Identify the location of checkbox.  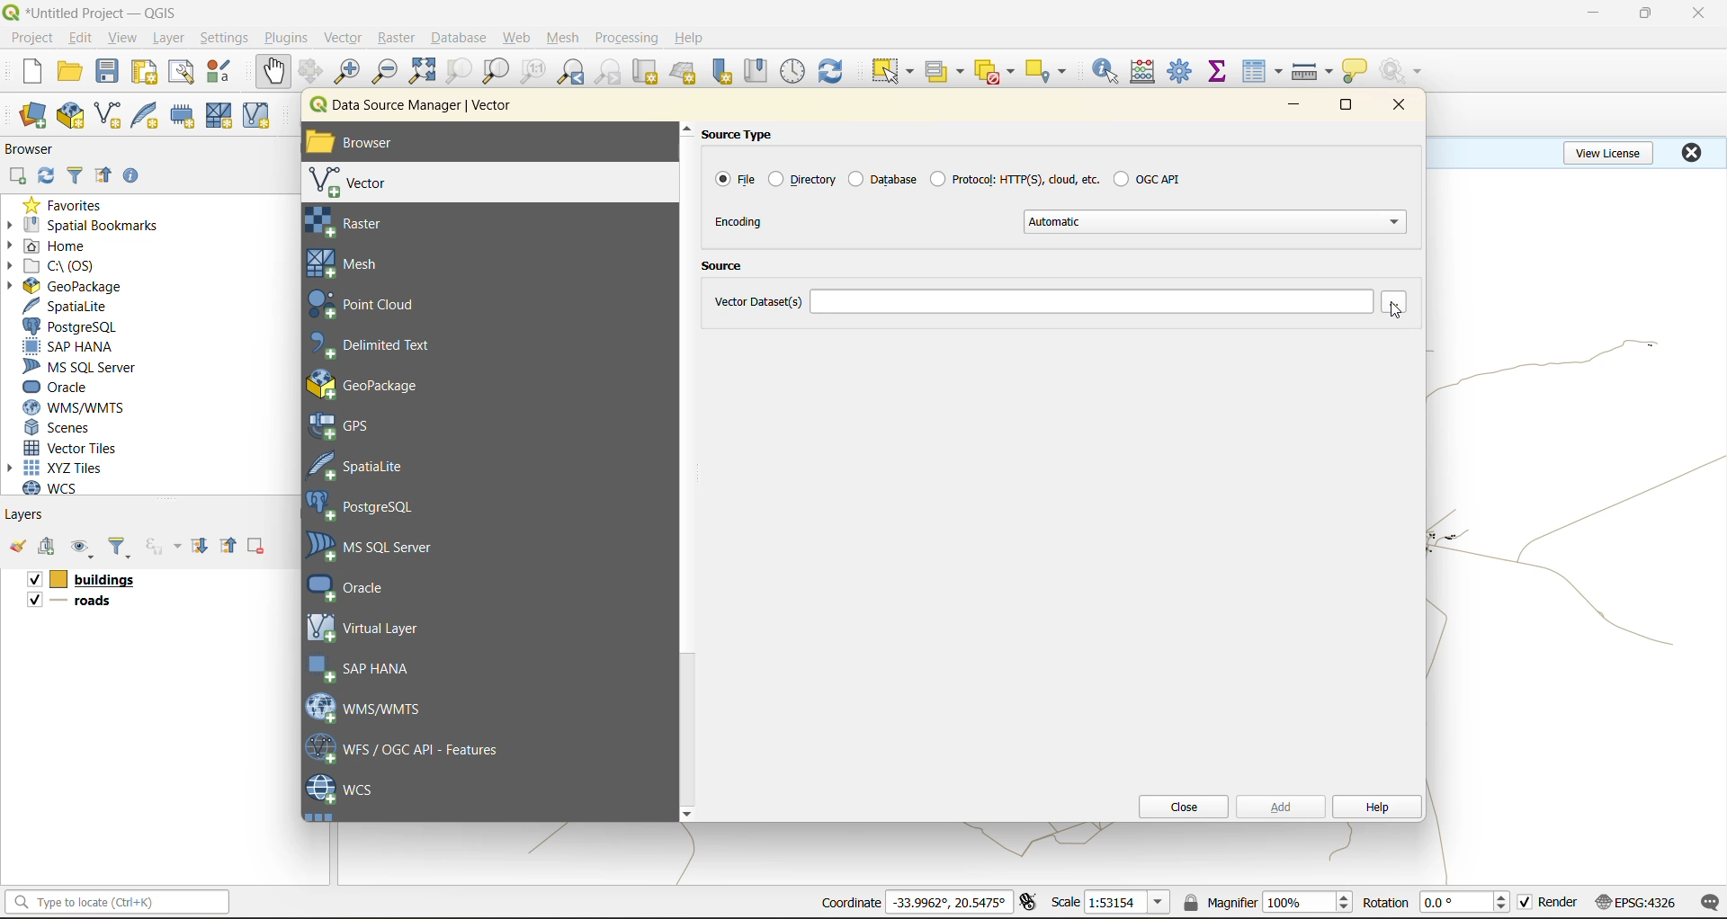
(1526, 903).